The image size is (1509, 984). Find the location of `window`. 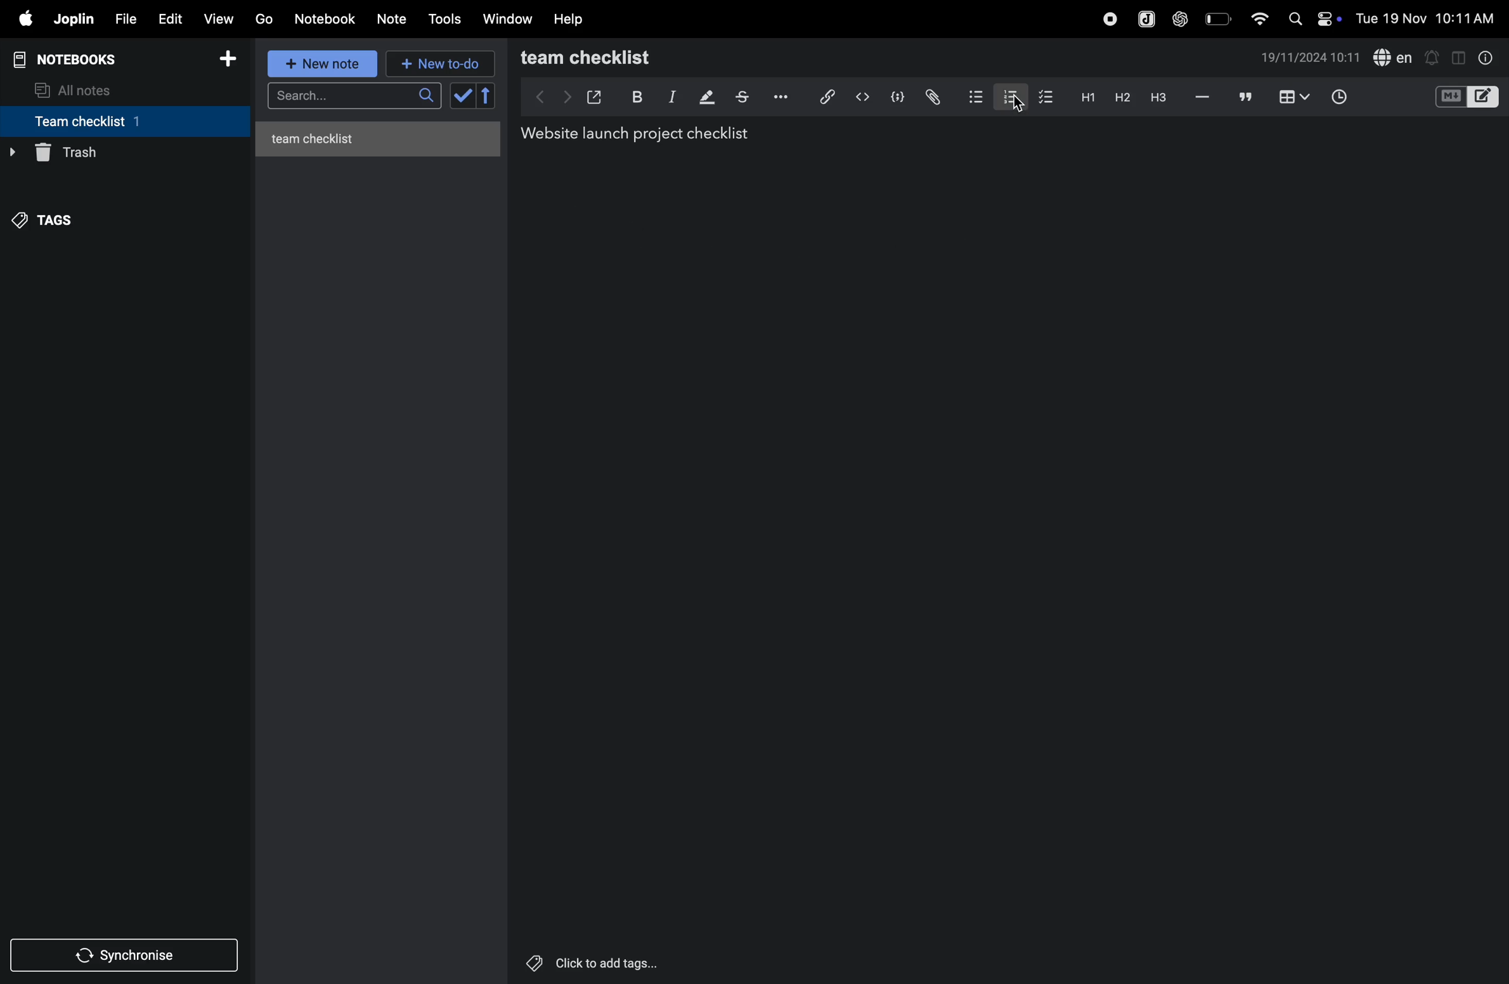

window is located at coordinates (507, 20).